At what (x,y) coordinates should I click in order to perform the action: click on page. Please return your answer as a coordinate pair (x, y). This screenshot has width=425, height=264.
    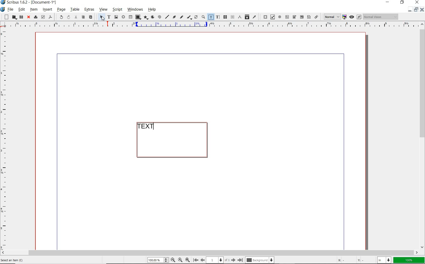
    Looking at the image, I should click on (61, 10).